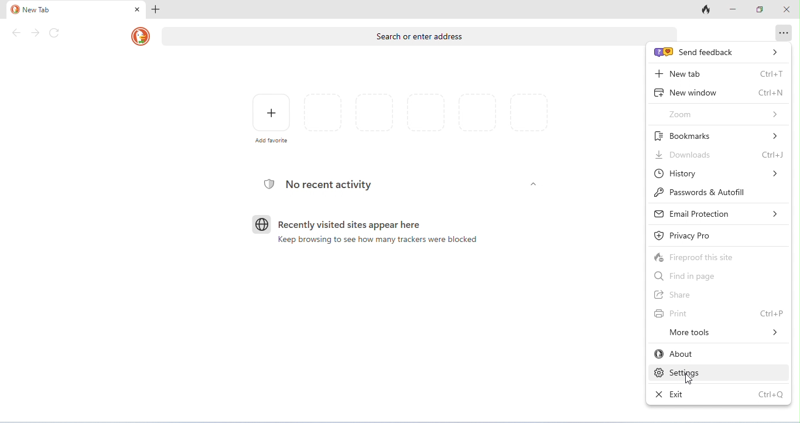  Describe the element at coordinates (401, 36) in the screenshot. I see `search or enter address` at that location.